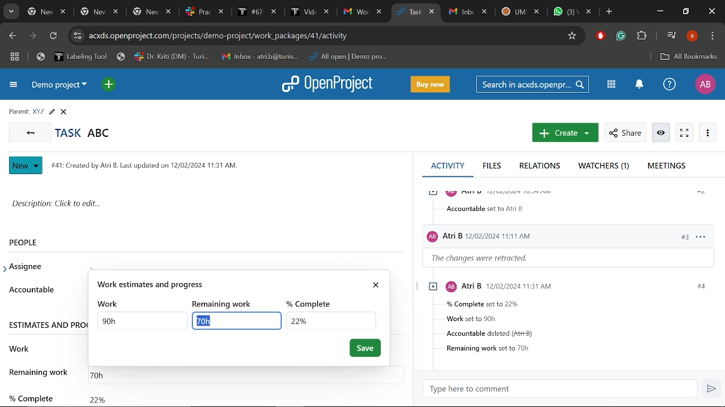 The image size is (725, 407). What do you see at coordinates (638, 85) in the screenshot?
I see `Notification center` at bounding box center [638, 85].